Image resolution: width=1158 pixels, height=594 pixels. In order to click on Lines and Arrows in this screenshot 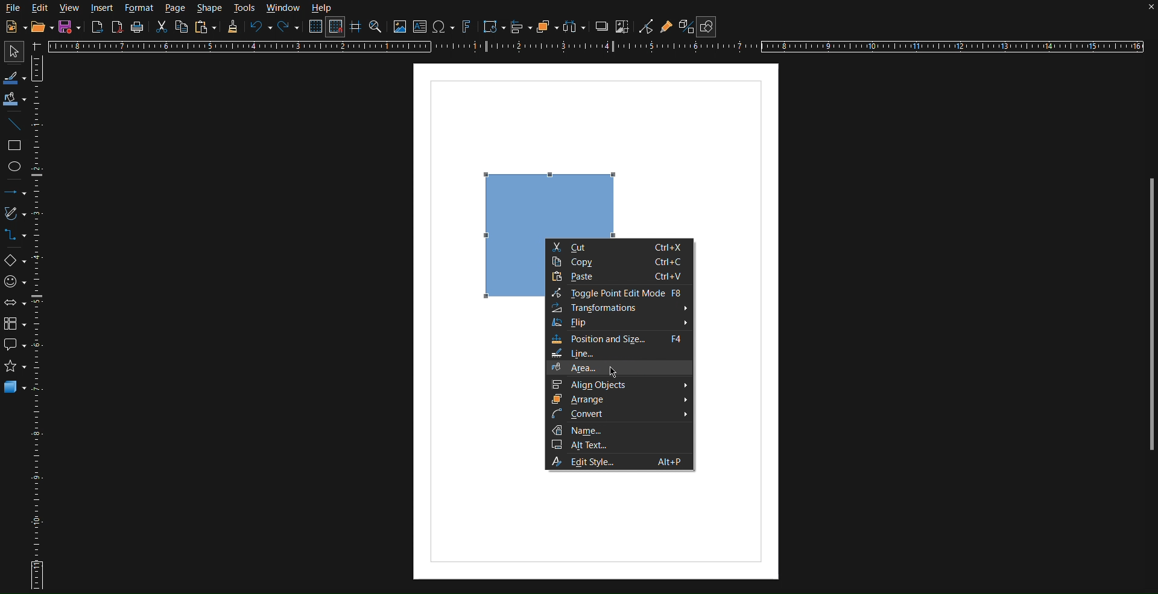, I will do `click(14, 192)`.